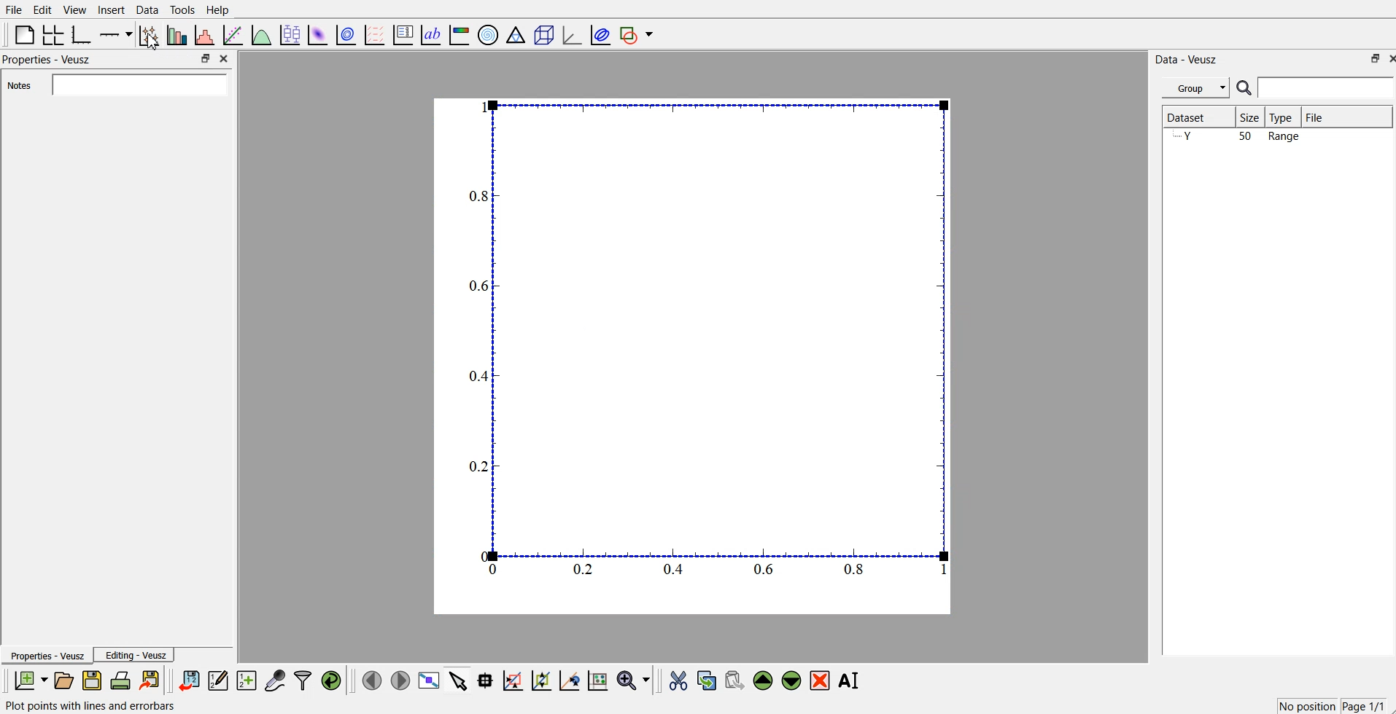  What do you see at coordinates (32, 680) in the screenshot?
I see `new document` at bounding box center [32, 680].